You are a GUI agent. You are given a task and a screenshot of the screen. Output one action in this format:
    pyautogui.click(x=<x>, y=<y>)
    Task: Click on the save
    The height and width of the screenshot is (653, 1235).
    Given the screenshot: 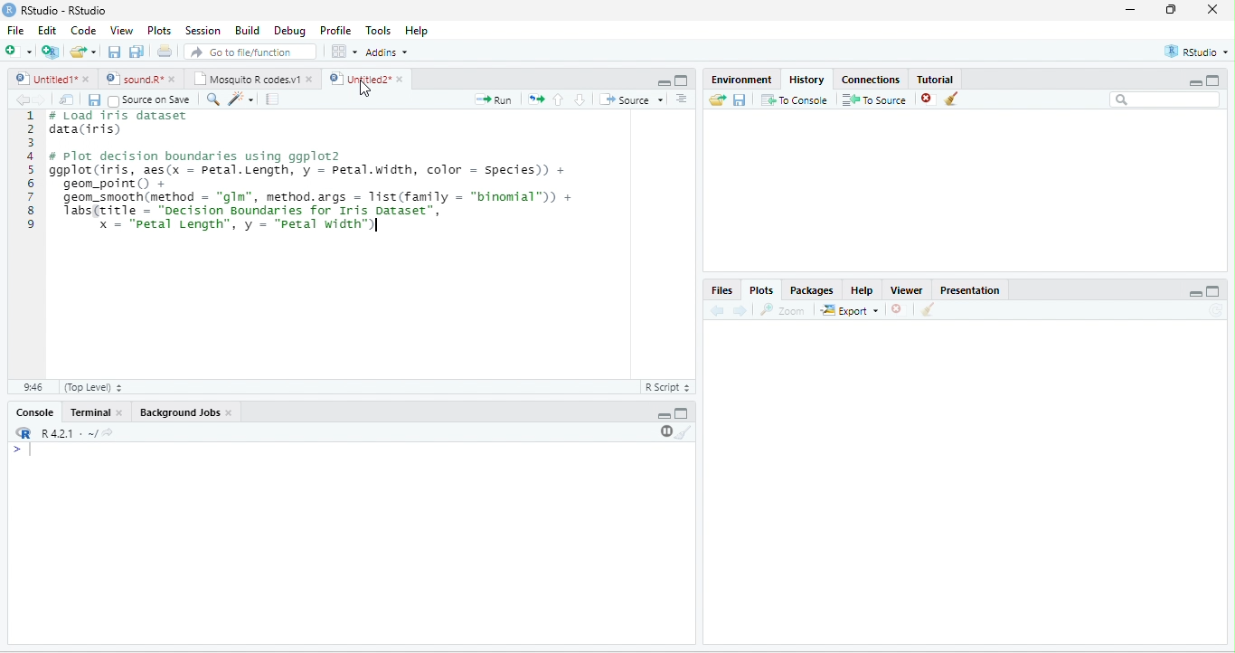 What is the action you would take?
    pyautogui.click(x=114, y=52)
    